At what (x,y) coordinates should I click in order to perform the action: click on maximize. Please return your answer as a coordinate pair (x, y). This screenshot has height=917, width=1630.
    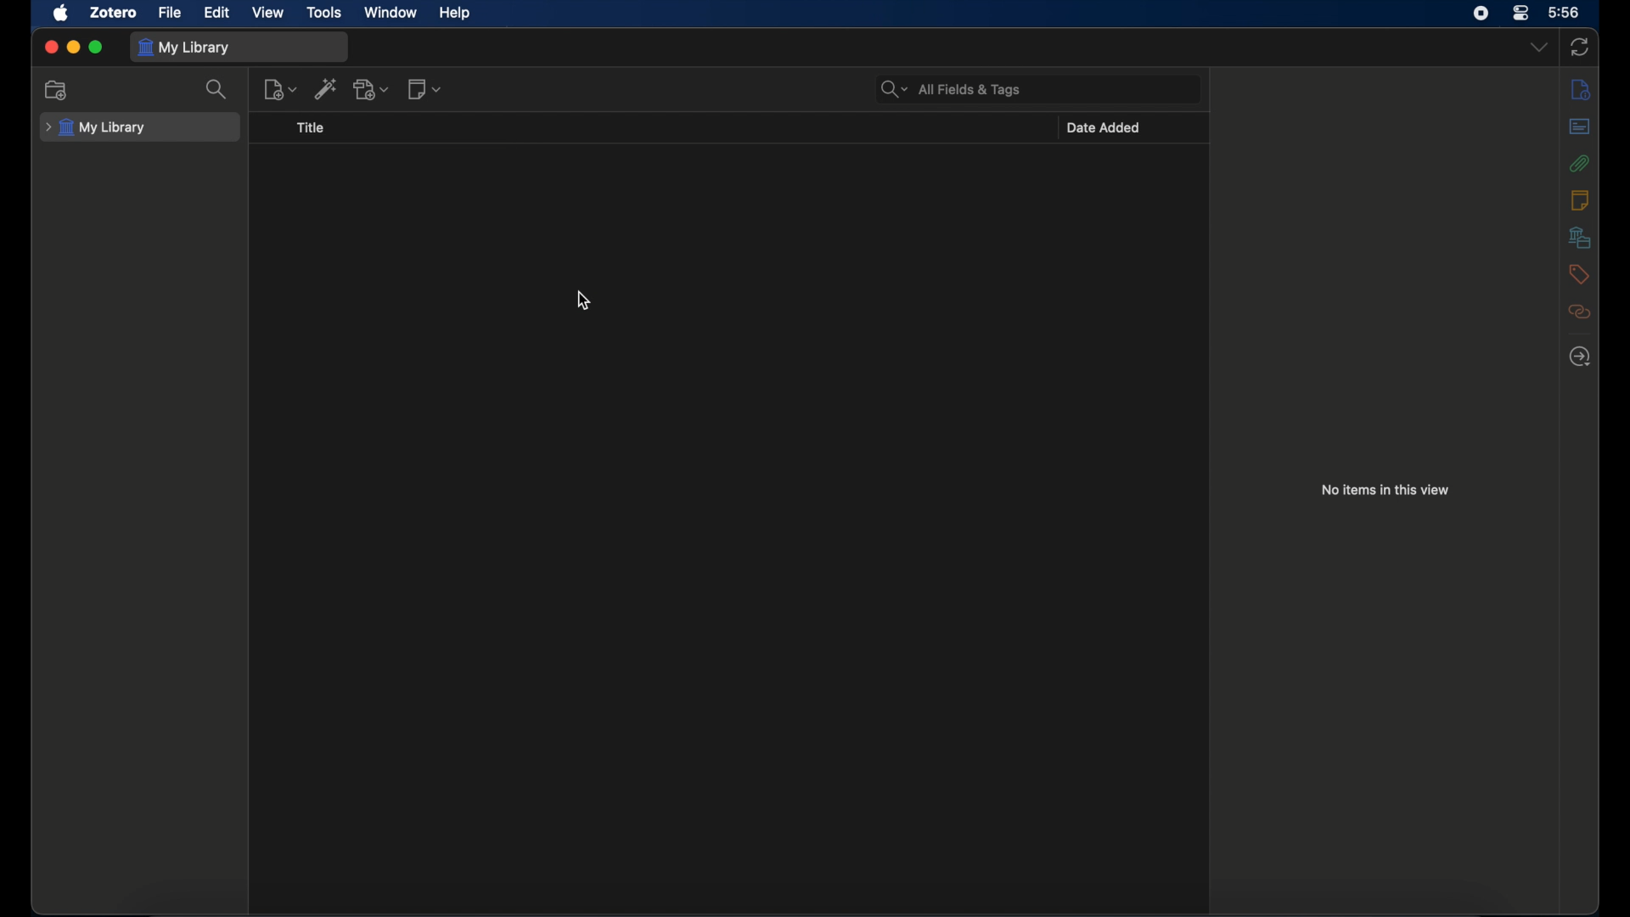
    Looking at the image, I should click on (96, 48).